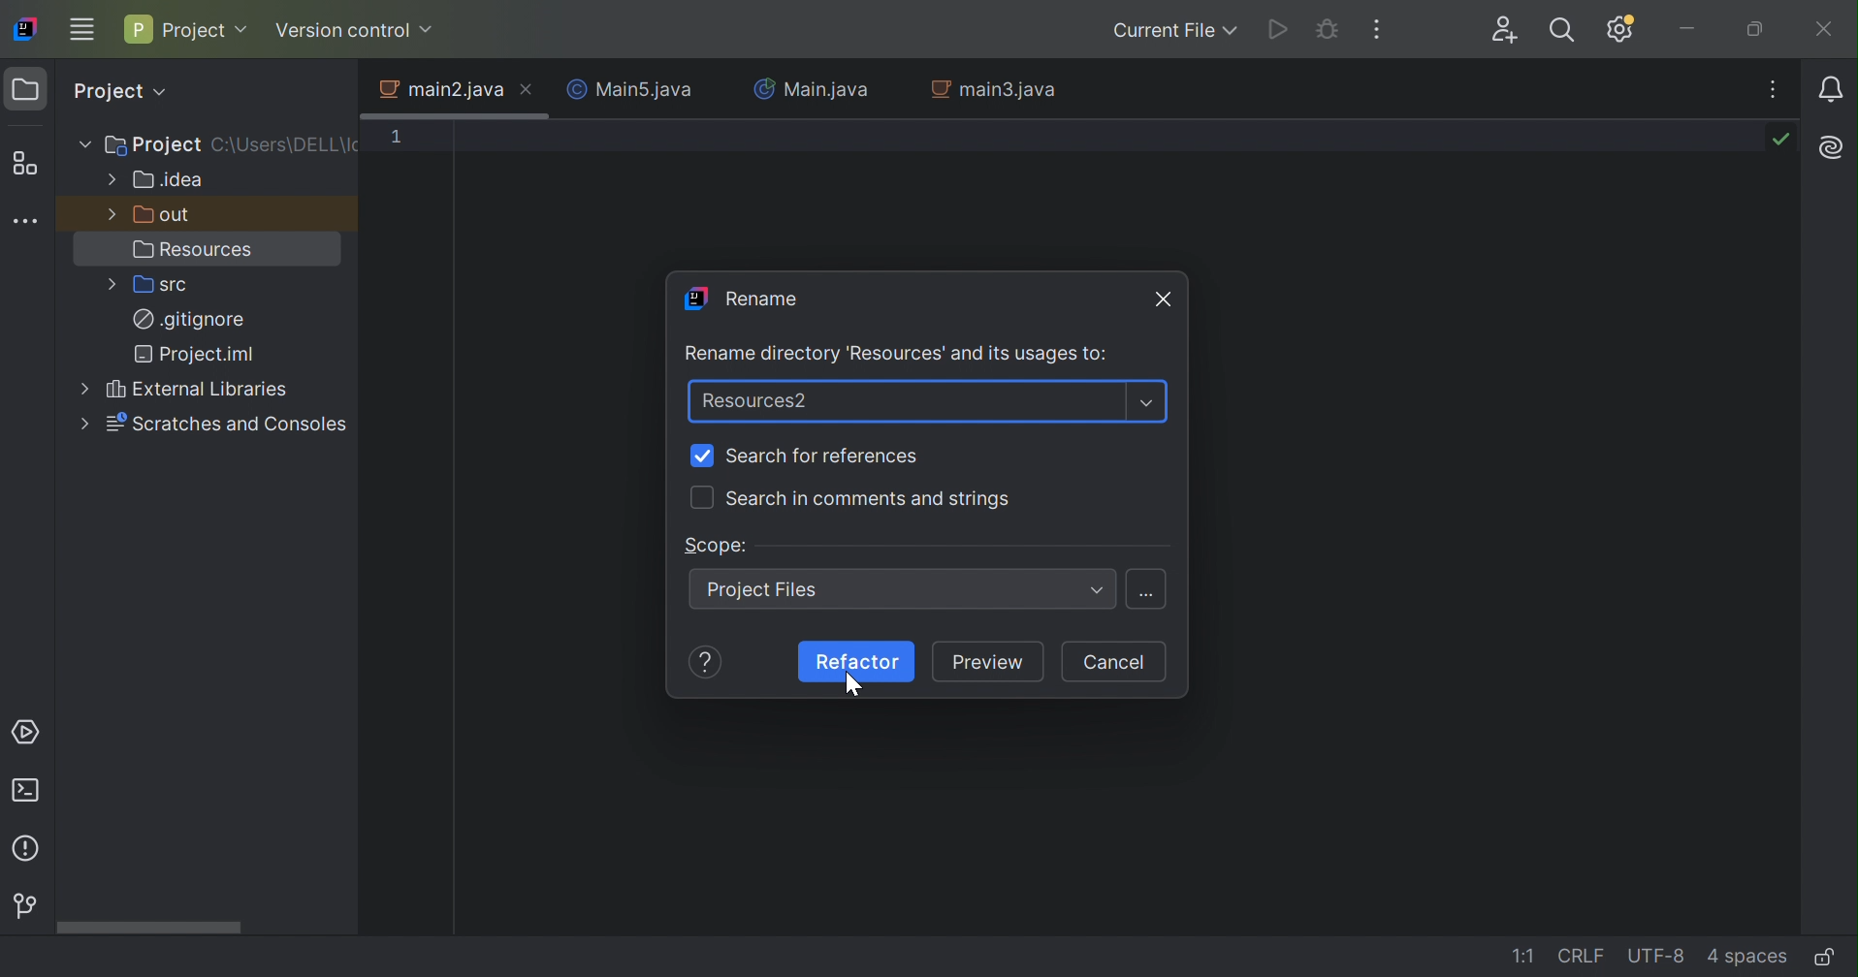 Image resolution: width=1858 pixels, height=977 pixels. What do you see at coordinates (852, 682) in the screenshot?
I see `Cursor` at bounding box center [852, 682].